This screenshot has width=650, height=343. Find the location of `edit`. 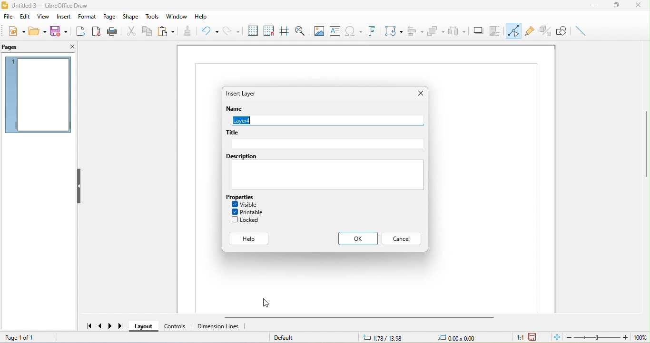

edit is located at coordinates (25, 18).